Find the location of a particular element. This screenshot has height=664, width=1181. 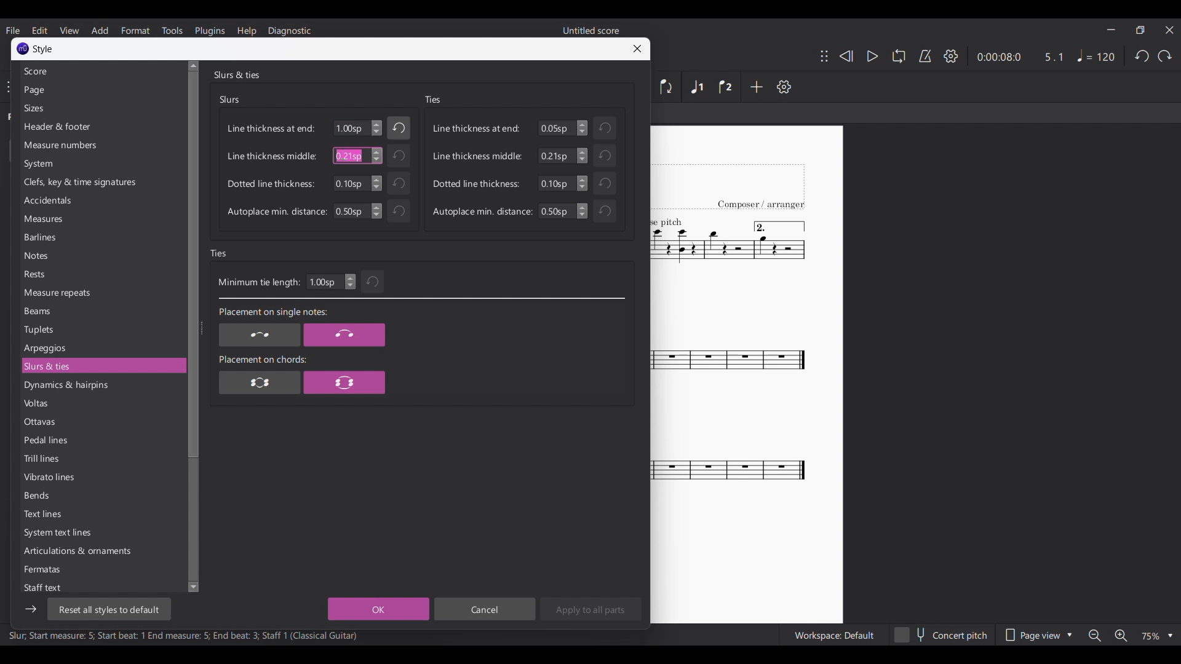

Clefs, key & time signatures is located at coordinates (101, 183).